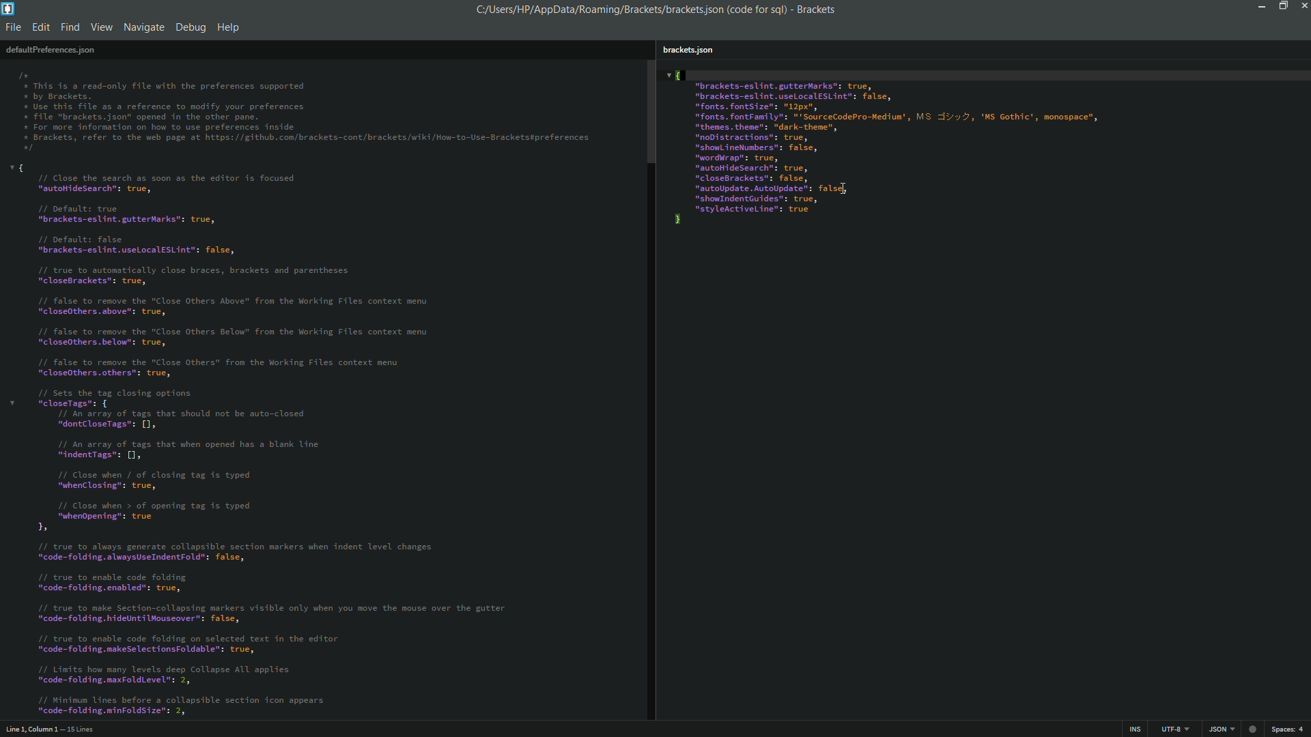  What do you see at coordinates (306, 109) in the screenshot?
I see `Ix

* This is a read-only file with the preferences supported

* by Brackets.

* Use this file as a reference to modify your preferences

* file "brackets.json" opened in the other pane.

* For more information on how to use preferences inside

* Brackets, refer to the web page at https: //github.con/brackets-cont/brackets/wiki/How-to-Use-Bracketsspreferences
*/` at bounding box center [306, 109].